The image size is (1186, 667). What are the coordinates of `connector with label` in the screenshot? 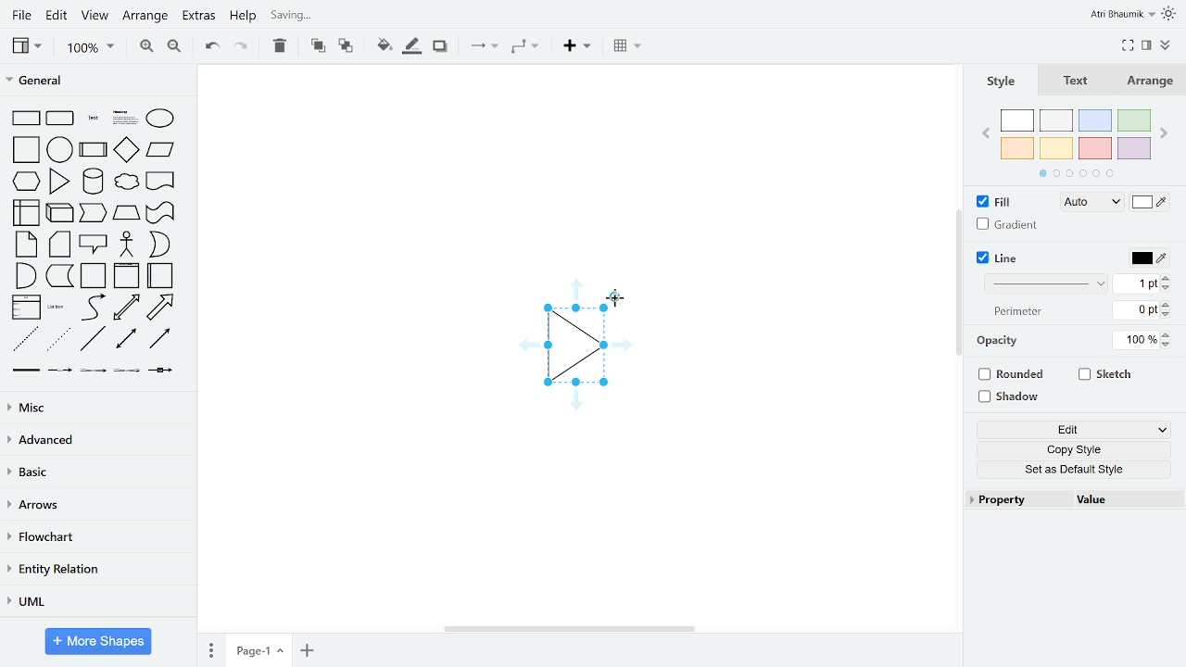 It's located at (58, 371).